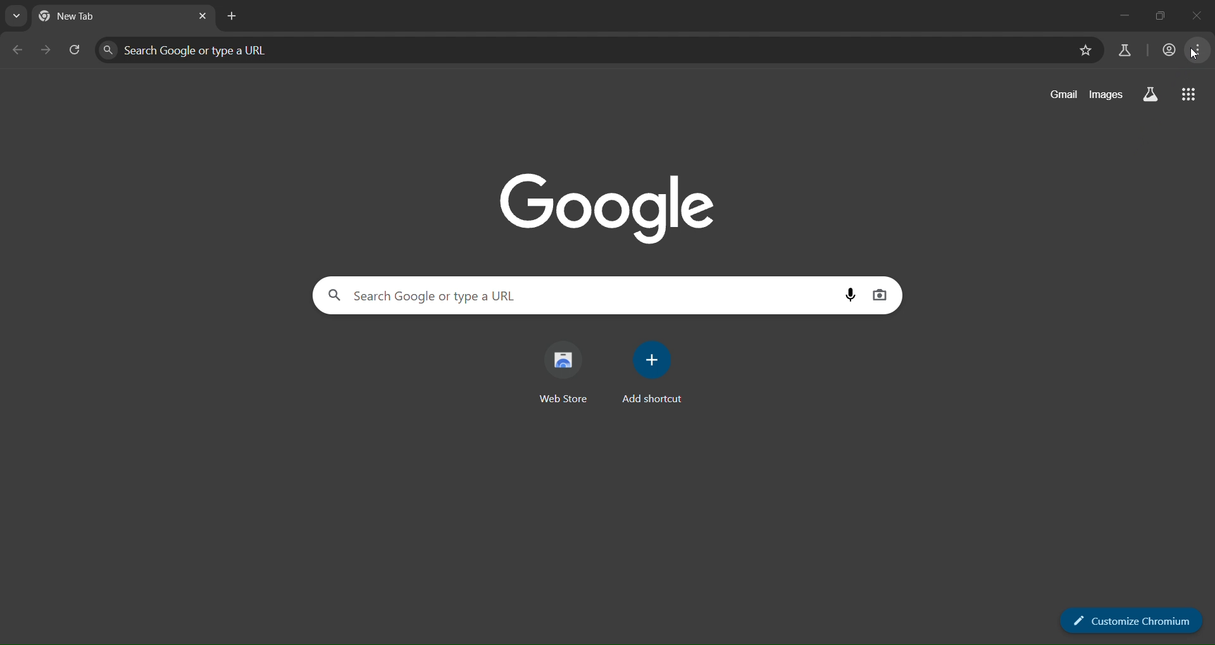 This screenshot has height=645, width=1215. Describe the element at coordinates (48, 50) in the screenshot. I see `go forward one page` at that location.